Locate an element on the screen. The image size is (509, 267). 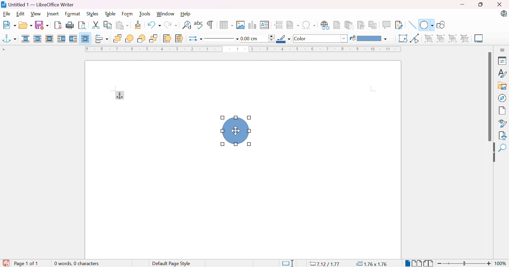
7.12/1.77 is located at coordinates (325, 264).